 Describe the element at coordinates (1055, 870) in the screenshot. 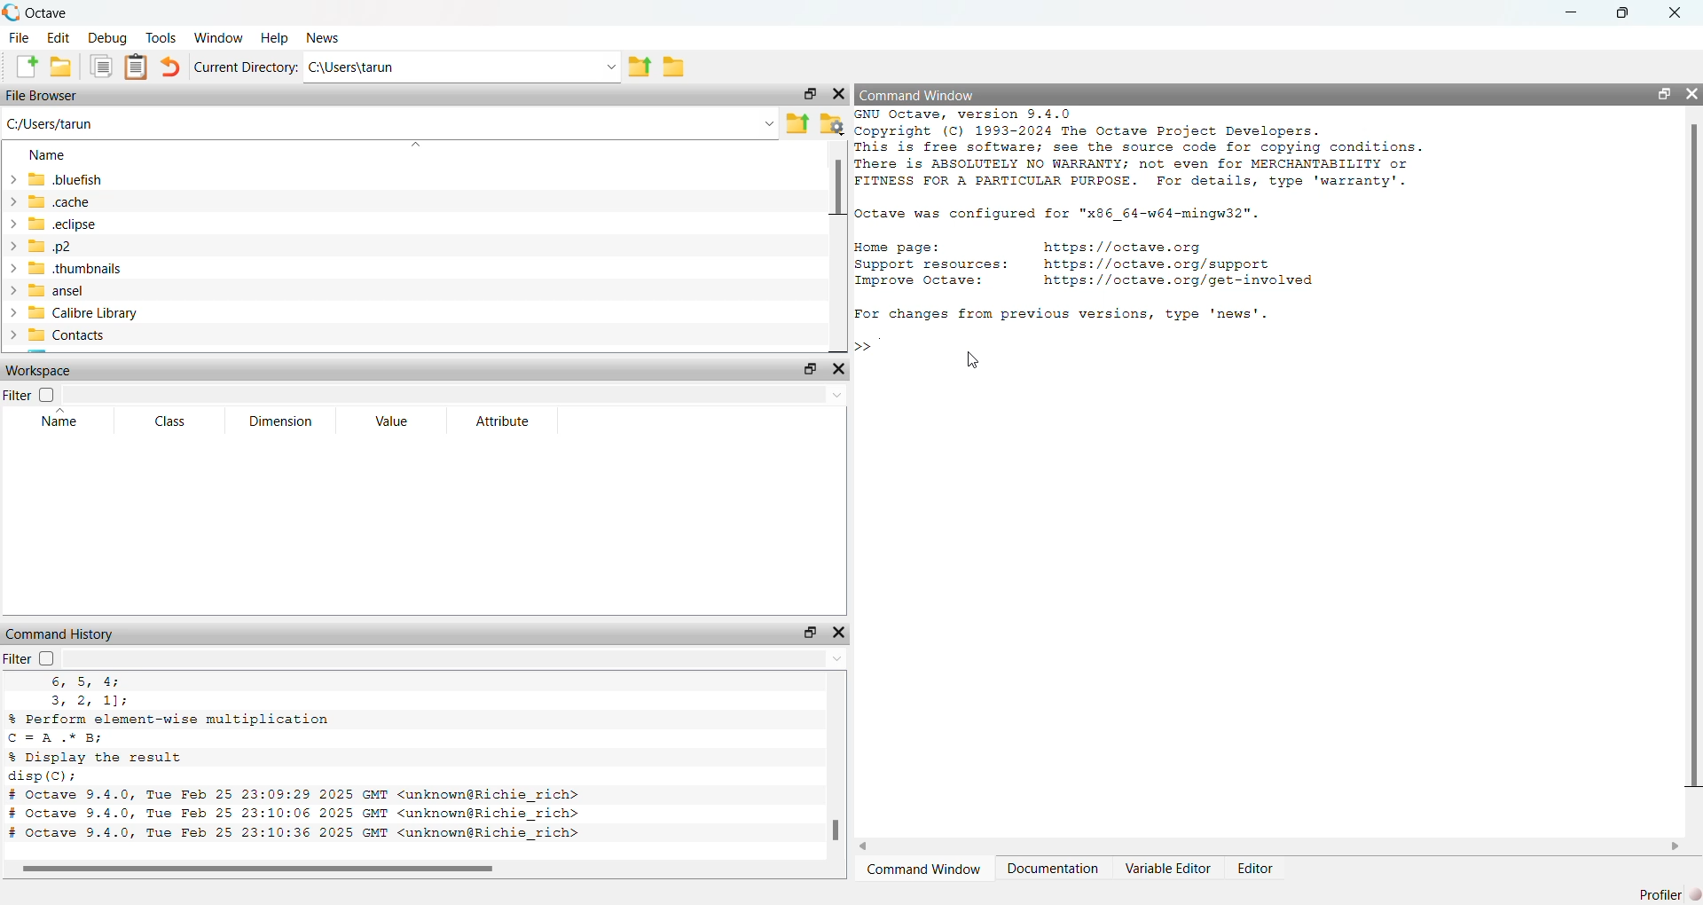

I see `Documentation` at that location.